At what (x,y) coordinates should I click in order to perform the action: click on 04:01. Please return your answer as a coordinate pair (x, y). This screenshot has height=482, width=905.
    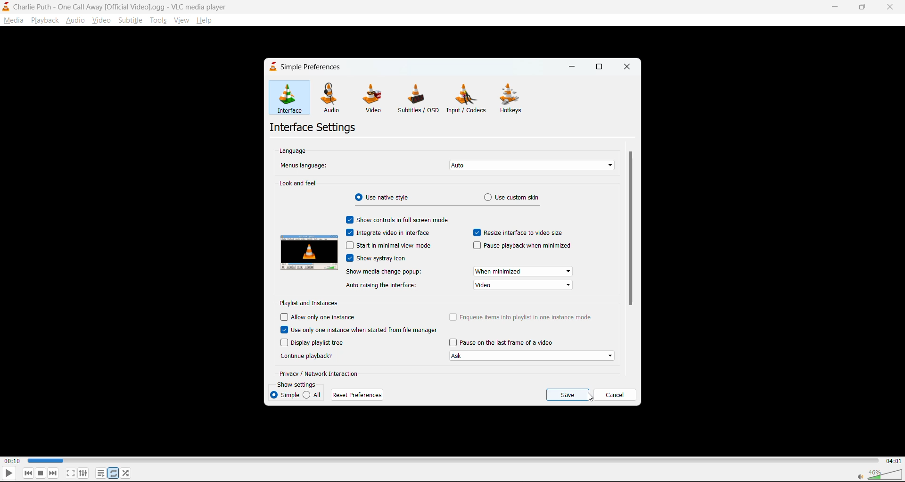
    Looking at the image, I should click on (894, 461).